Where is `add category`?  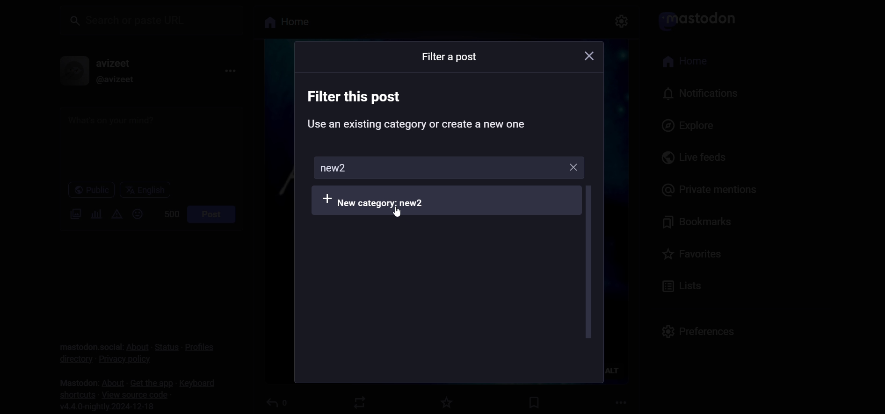
add category is located at coordinates (385, 201).